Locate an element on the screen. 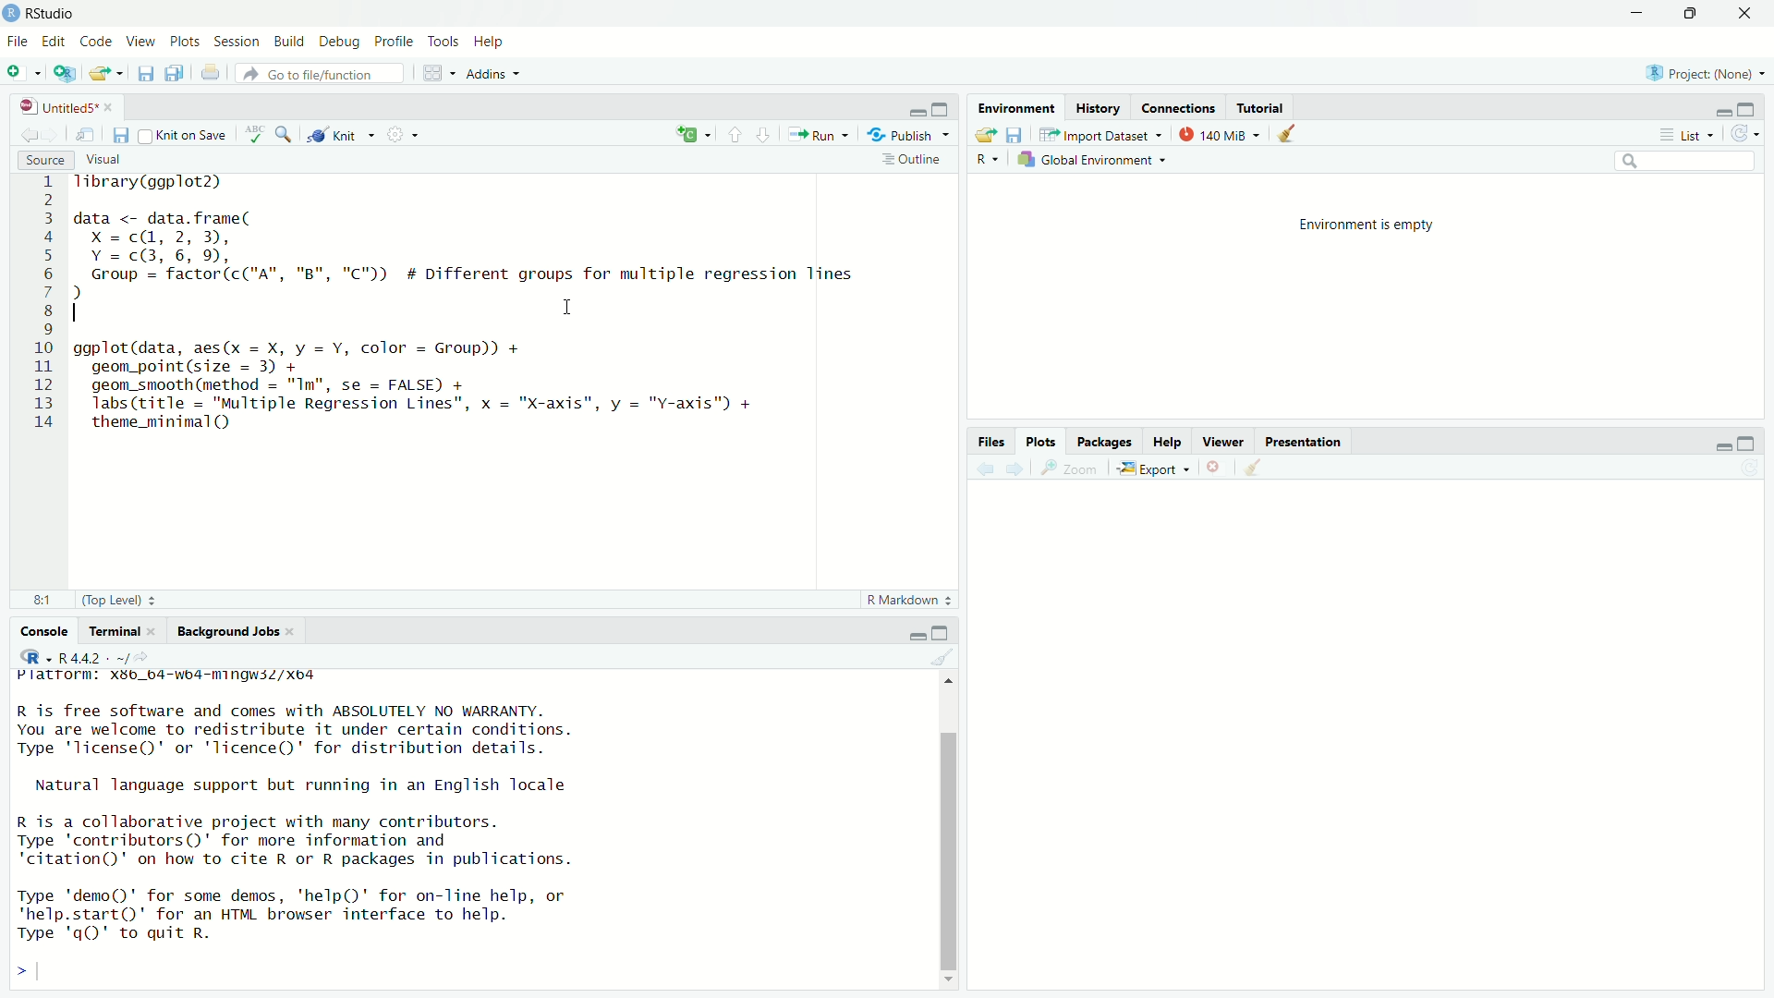 The width and height of the screenshot is (1774, 998). add script is located at coordinates (64, 74).